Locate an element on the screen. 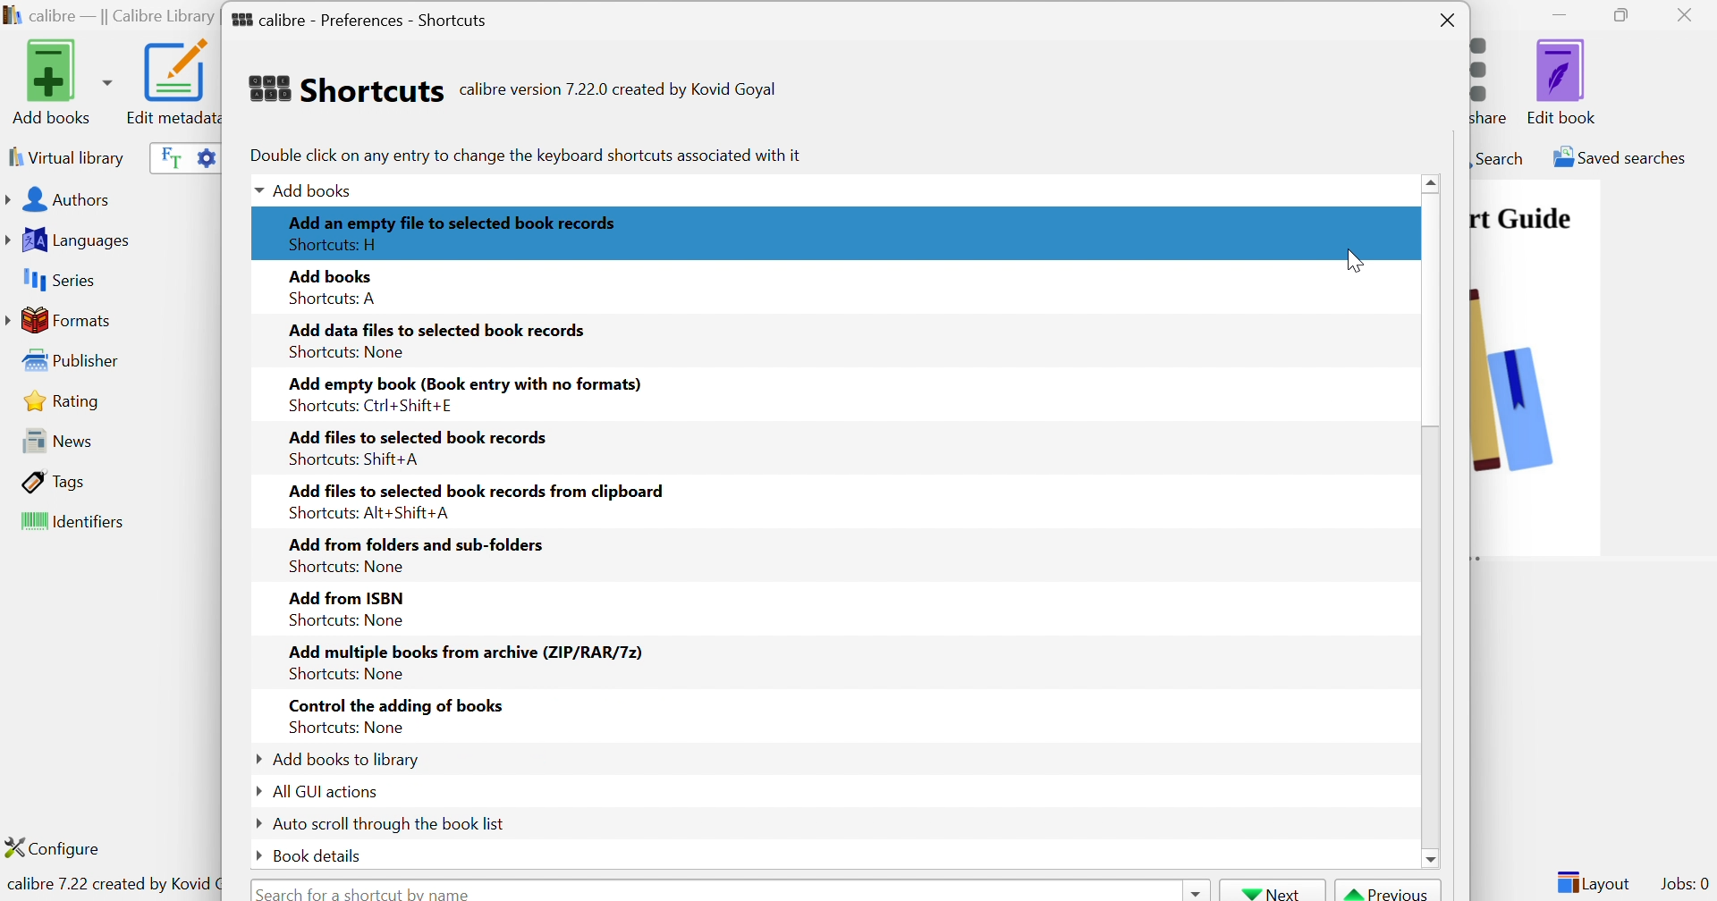 The image size is (1717, 901). Shortcuts: None is located at coordinates (348, 729).